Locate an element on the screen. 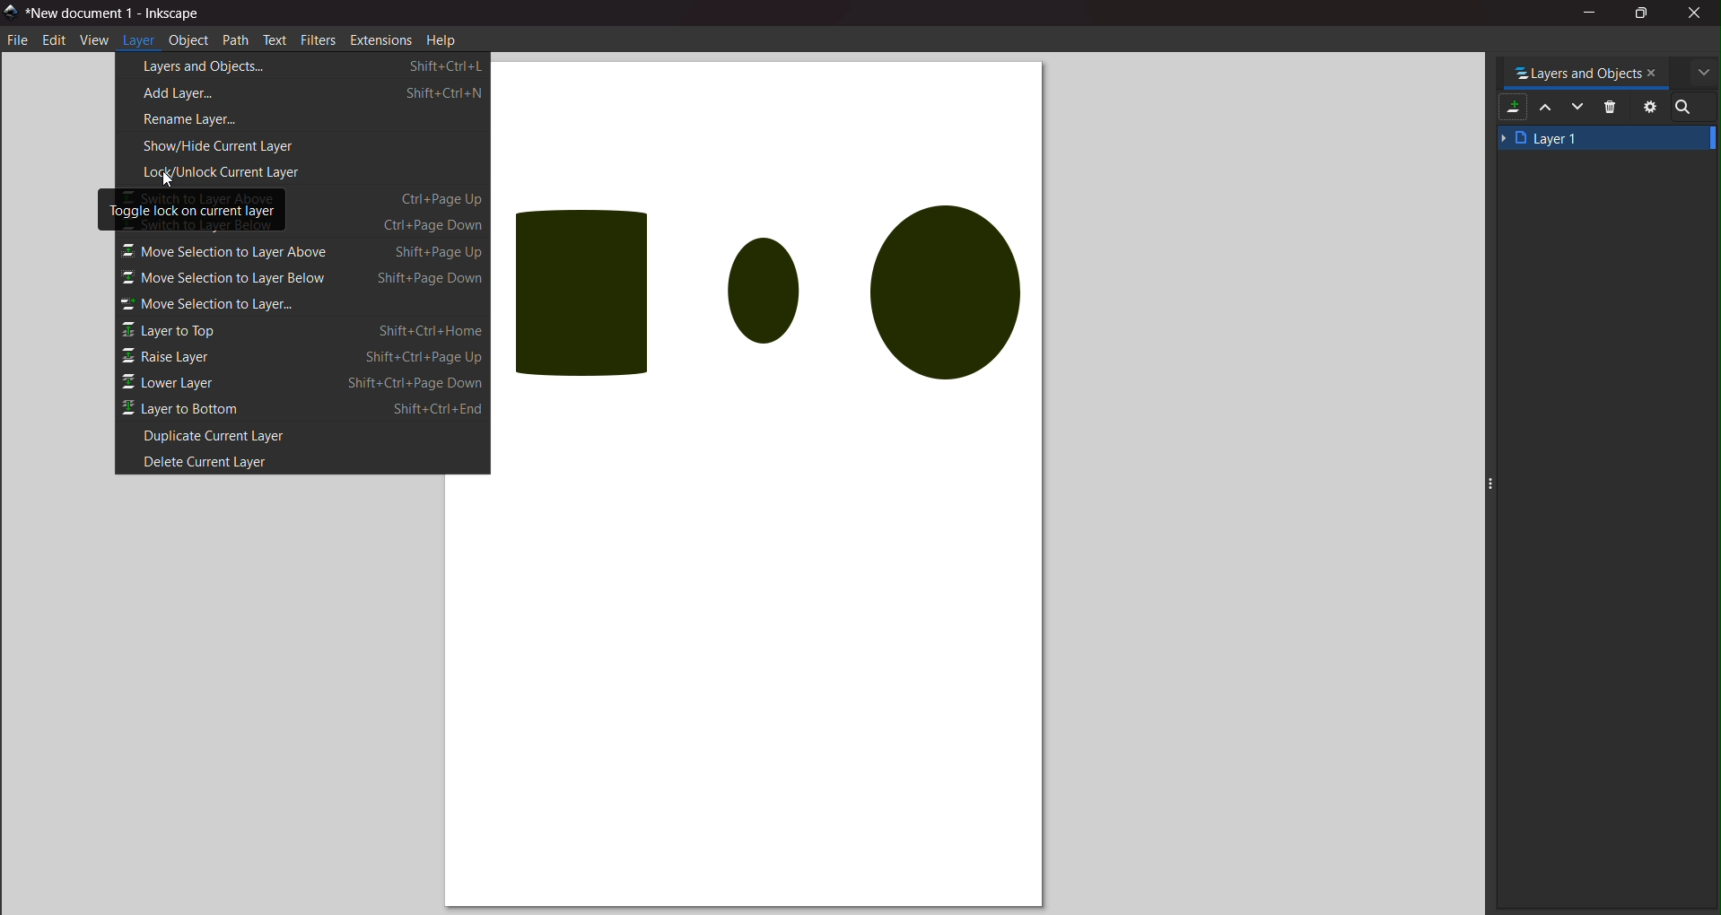 This screenshot has height=915, width=1721. search is located at coordinates (1686, 107).